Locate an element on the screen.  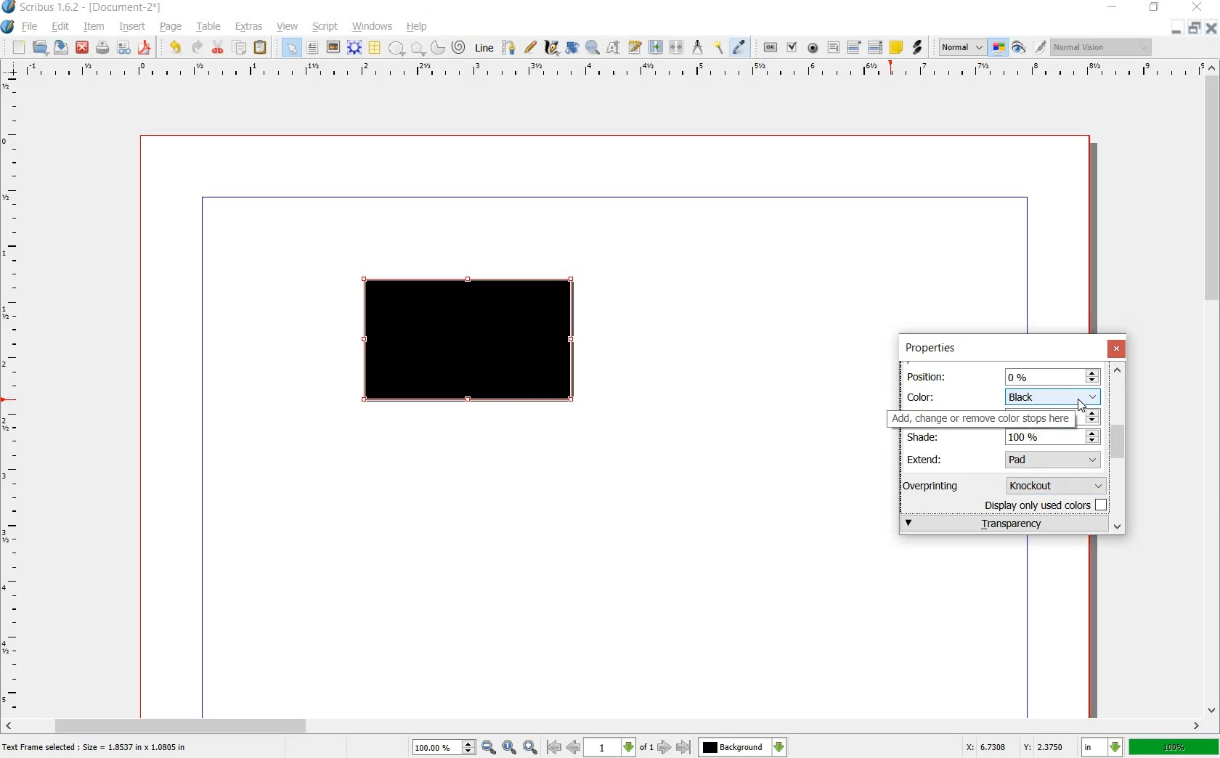
shape is located at coordinates (396, 49).